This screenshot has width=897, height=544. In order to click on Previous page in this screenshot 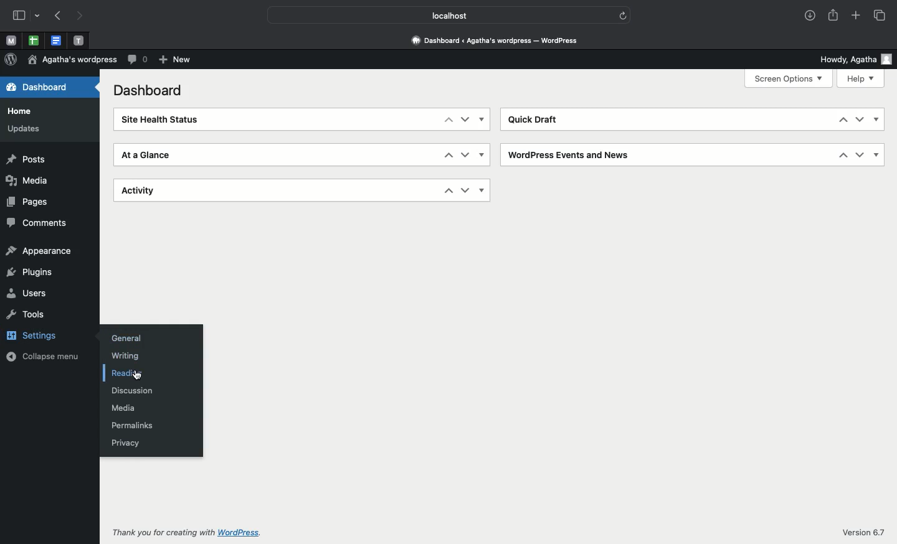, I will do `click(60, 16)`.